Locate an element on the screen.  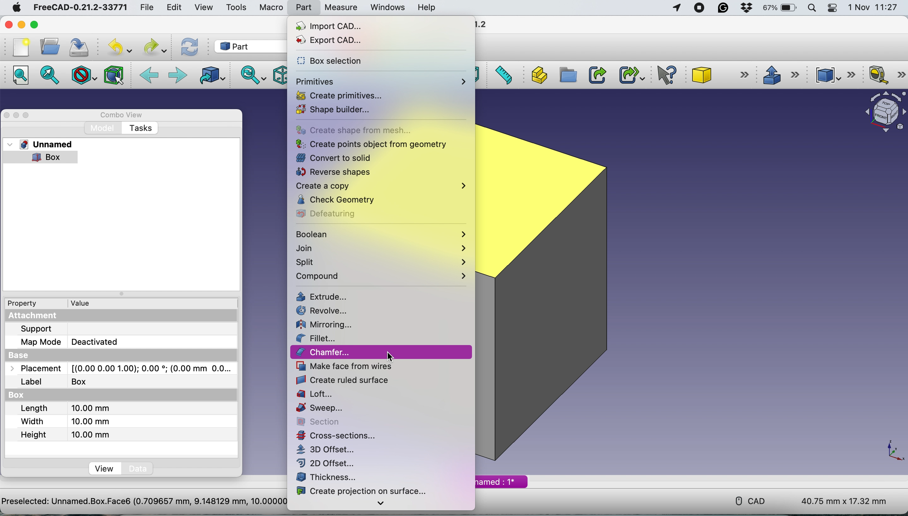
create projection on surface is located at coordinates (359, 492).